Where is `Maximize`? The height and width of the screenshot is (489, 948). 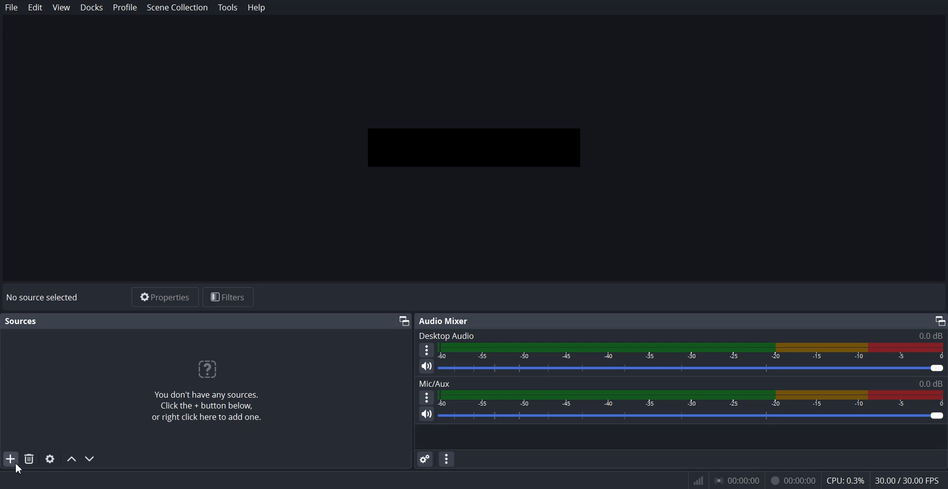 Maximize is located at coordinates (940, 321).